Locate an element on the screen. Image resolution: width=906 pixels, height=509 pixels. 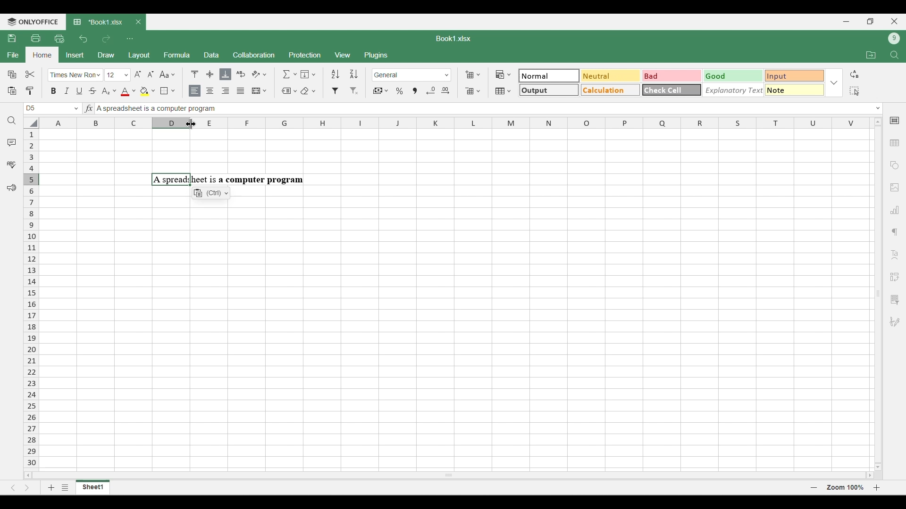
Search is located at coordinates (12, 121).